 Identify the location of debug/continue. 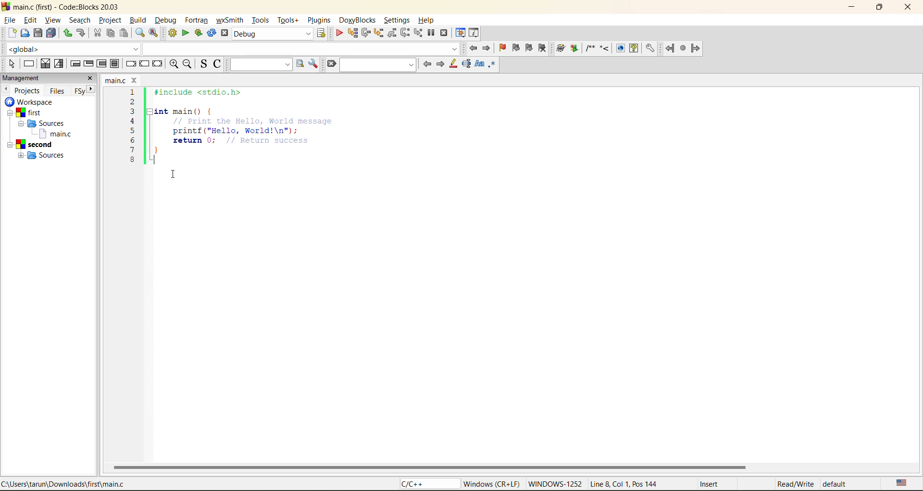
(337, 33).